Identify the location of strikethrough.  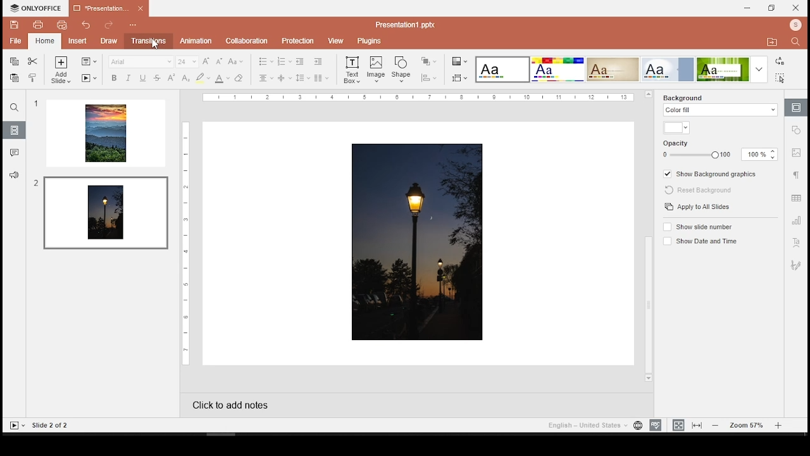
(157, 79).